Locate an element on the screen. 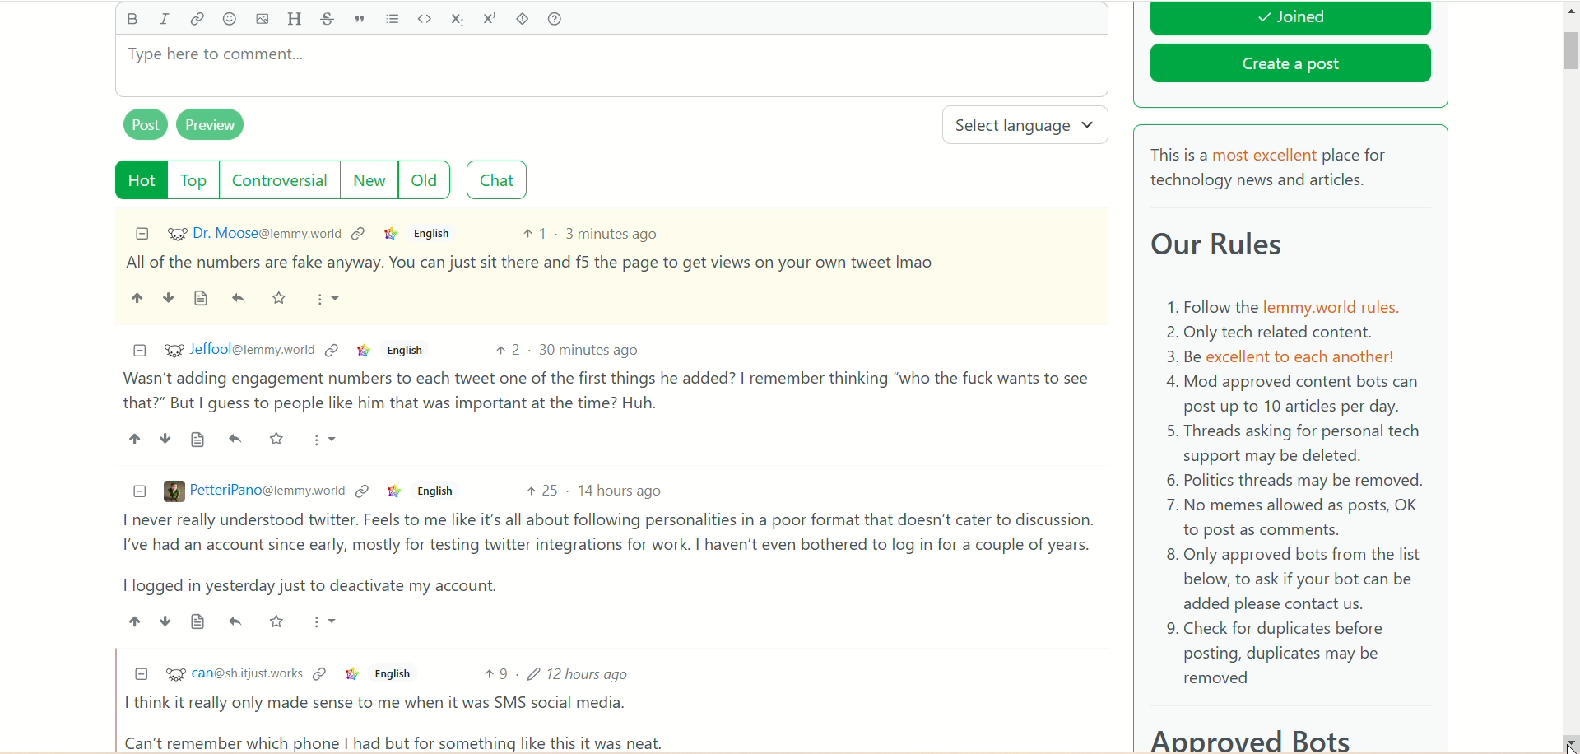  Upvote  is located at coordinates (133, 621).